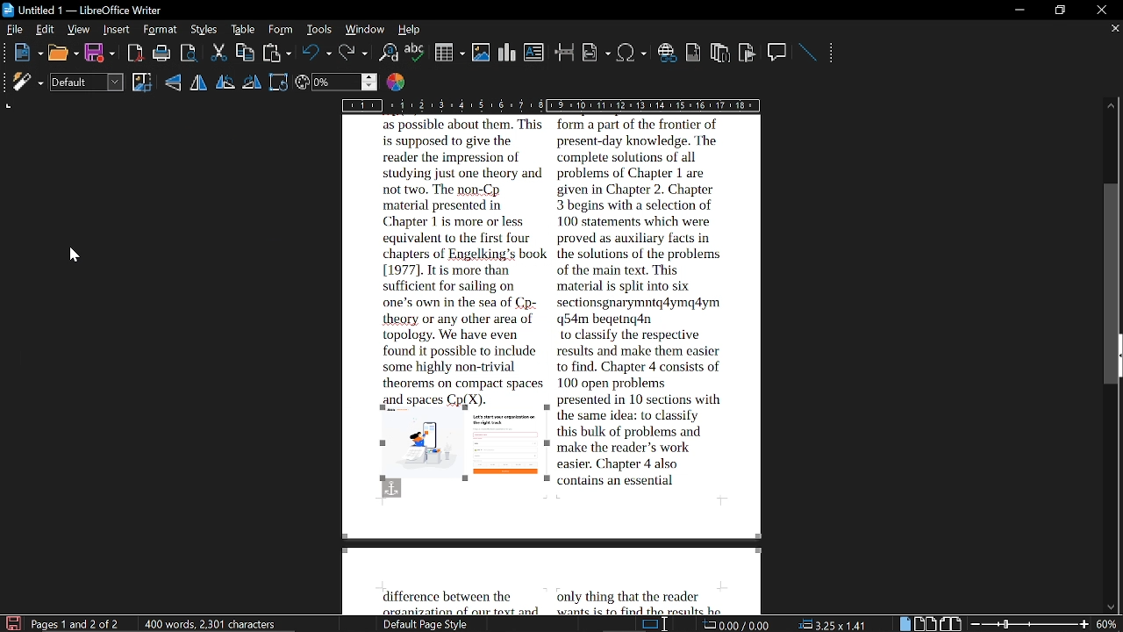 This screenshot has width=1123, height=632. What do you see at coordinates (1111, 106) in the screenshot?
I see `move up` at bounding box center [1111, 106].